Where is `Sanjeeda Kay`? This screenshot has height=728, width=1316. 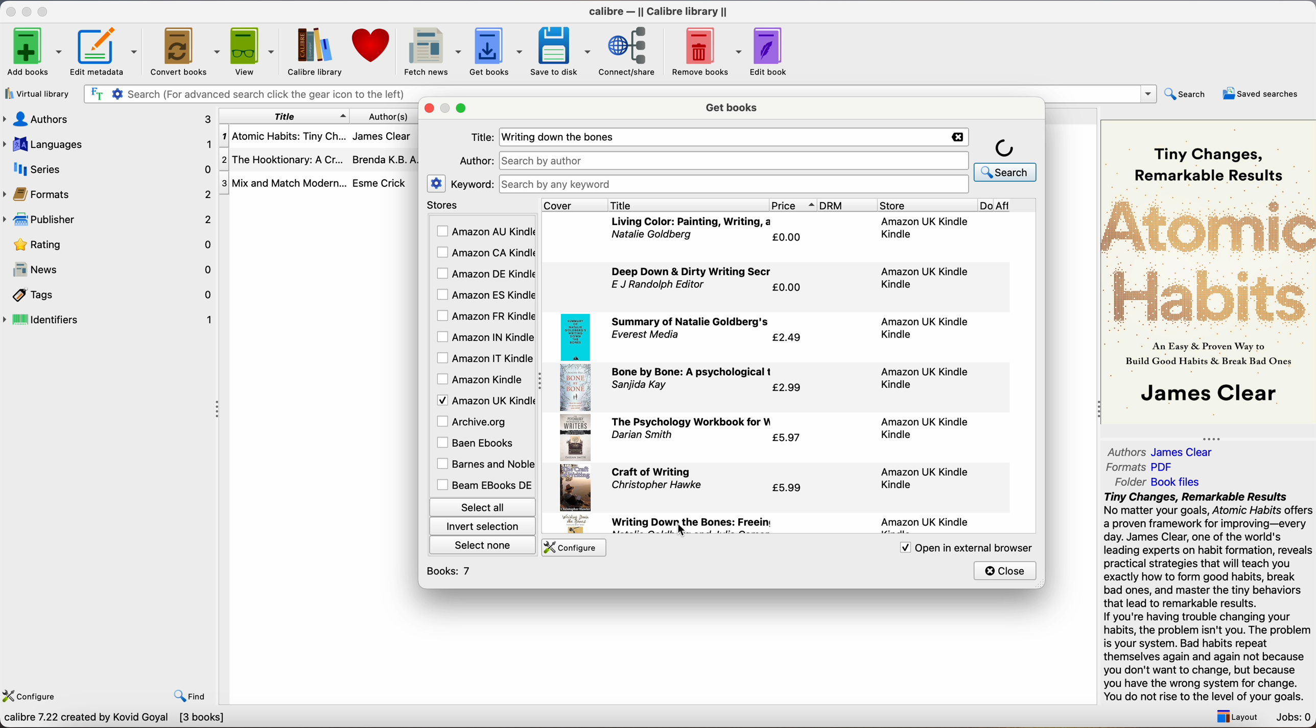 Sanjeeda Kay is located at coordinates (640, 386).